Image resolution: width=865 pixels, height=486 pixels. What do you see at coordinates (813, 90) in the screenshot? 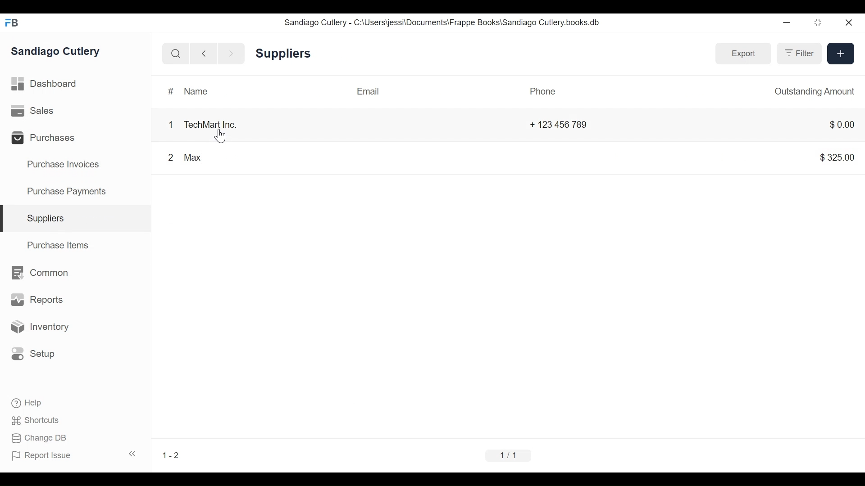
I see `Outstanding Amount` at bounding box center [813, 90].